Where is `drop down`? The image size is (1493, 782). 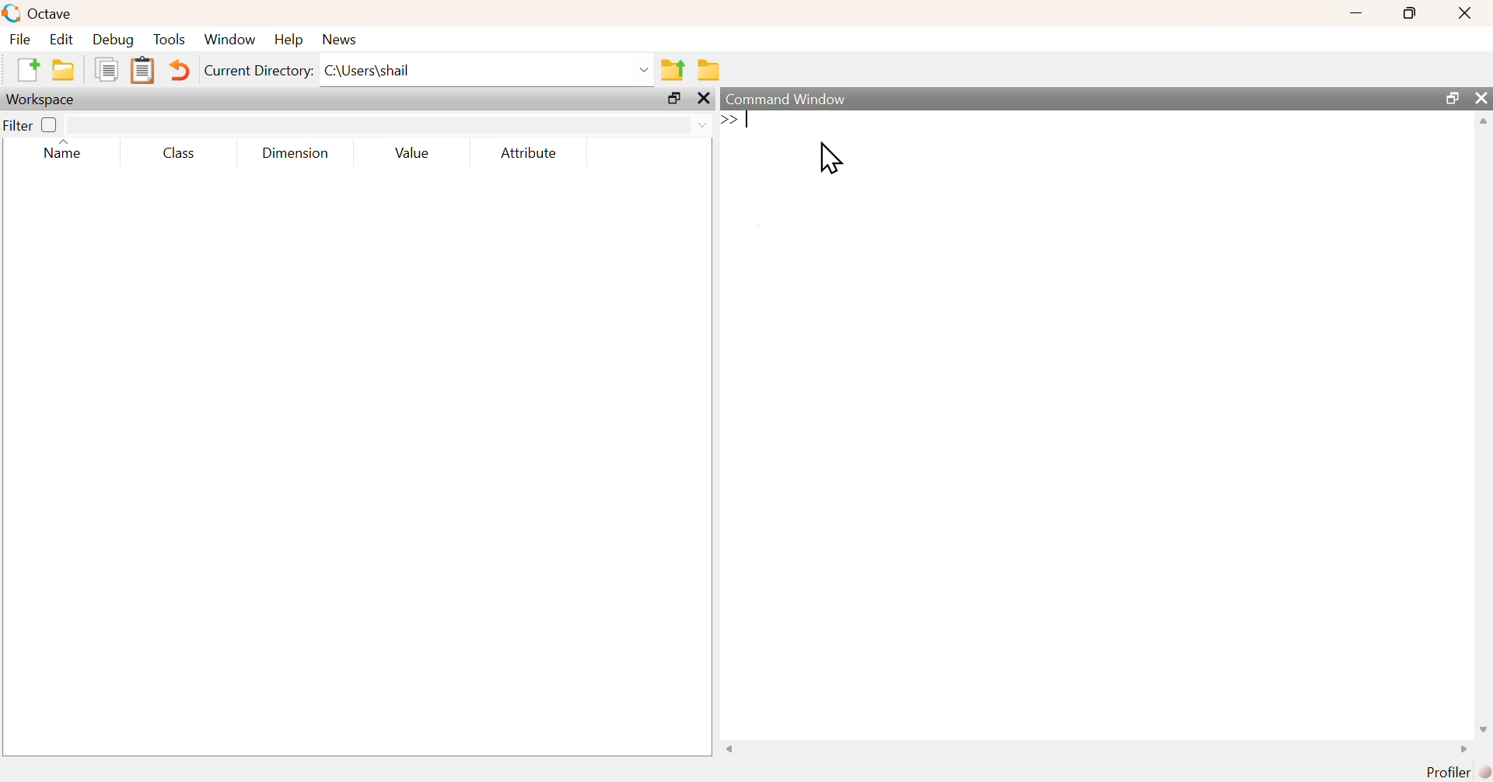
drop down is located at coordinates (701, 124).